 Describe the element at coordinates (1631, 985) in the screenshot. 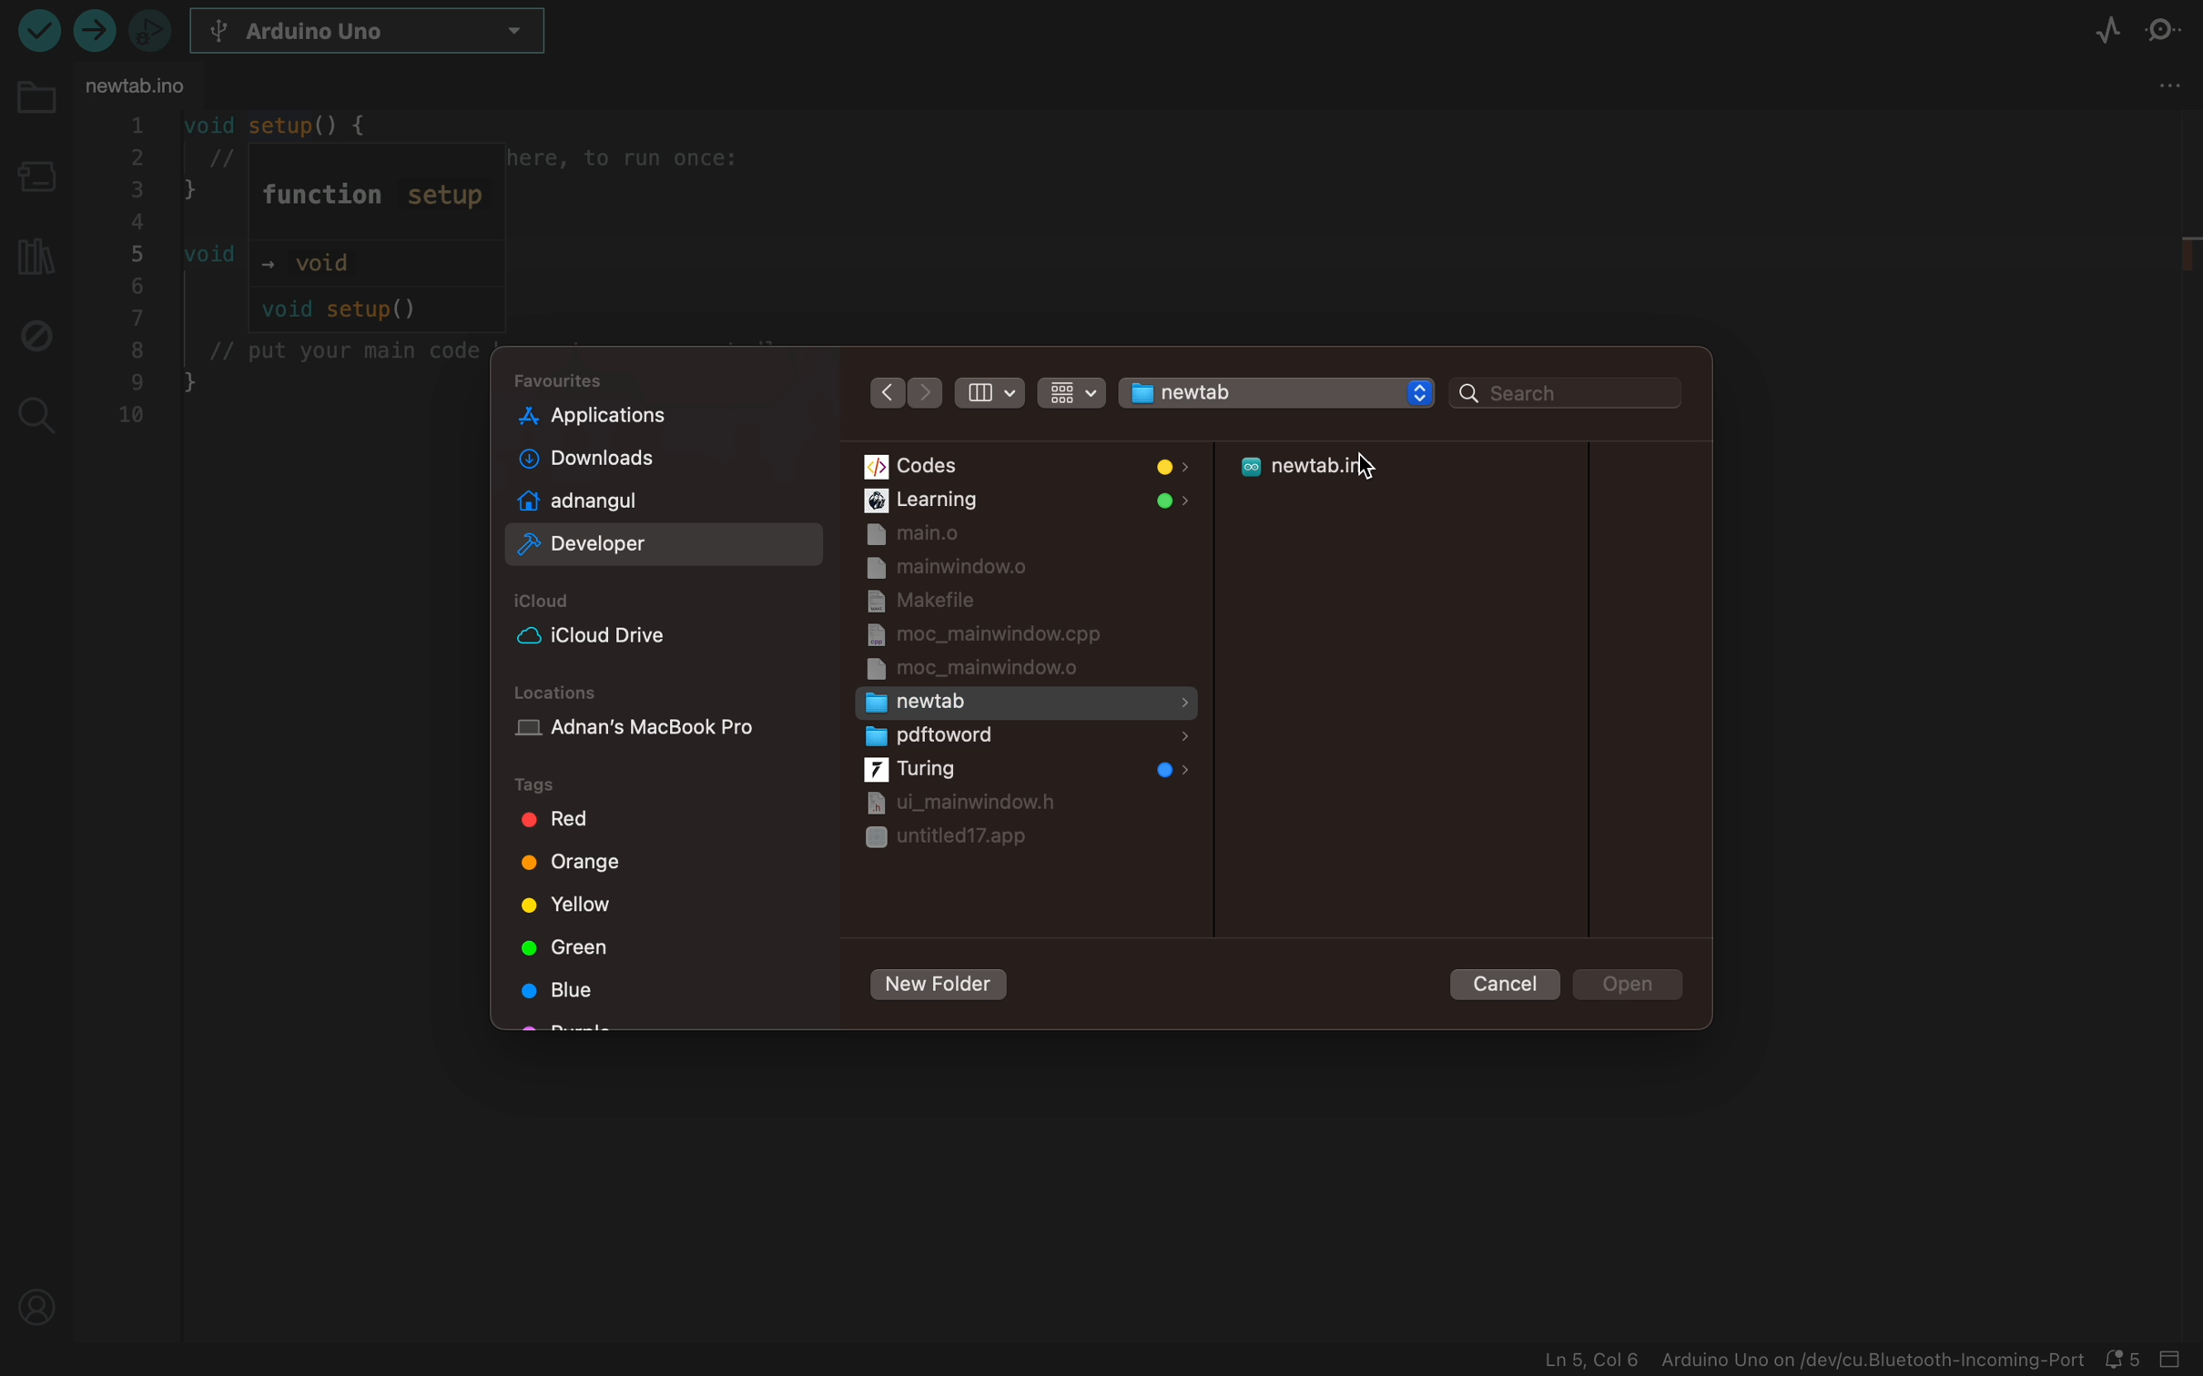

I see `open` at that location.